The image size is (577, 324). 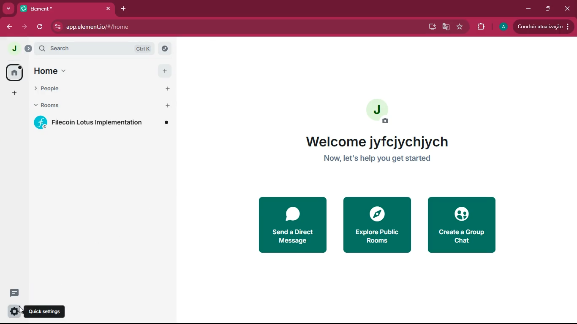 What do you see at coordinates (378, 158) in the screenshot?
I see `now, let's help you get started` at bounding box center [378, 158].